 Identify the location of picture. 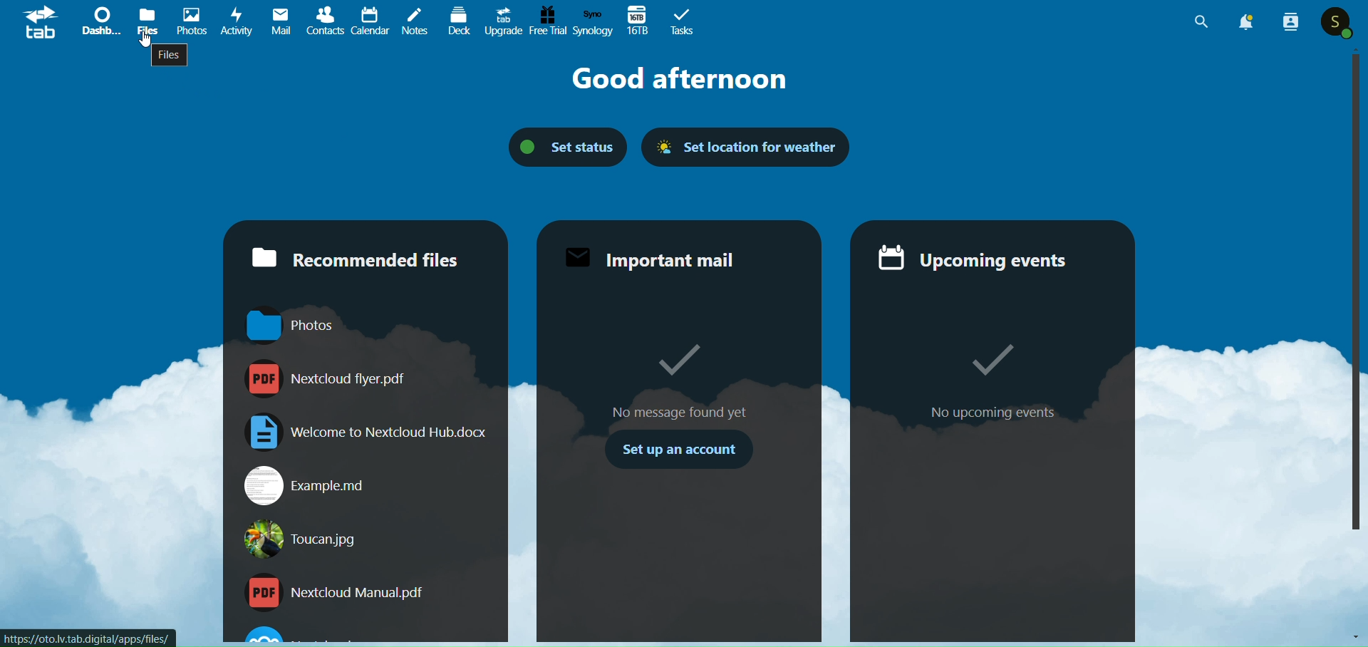
(192, 23).